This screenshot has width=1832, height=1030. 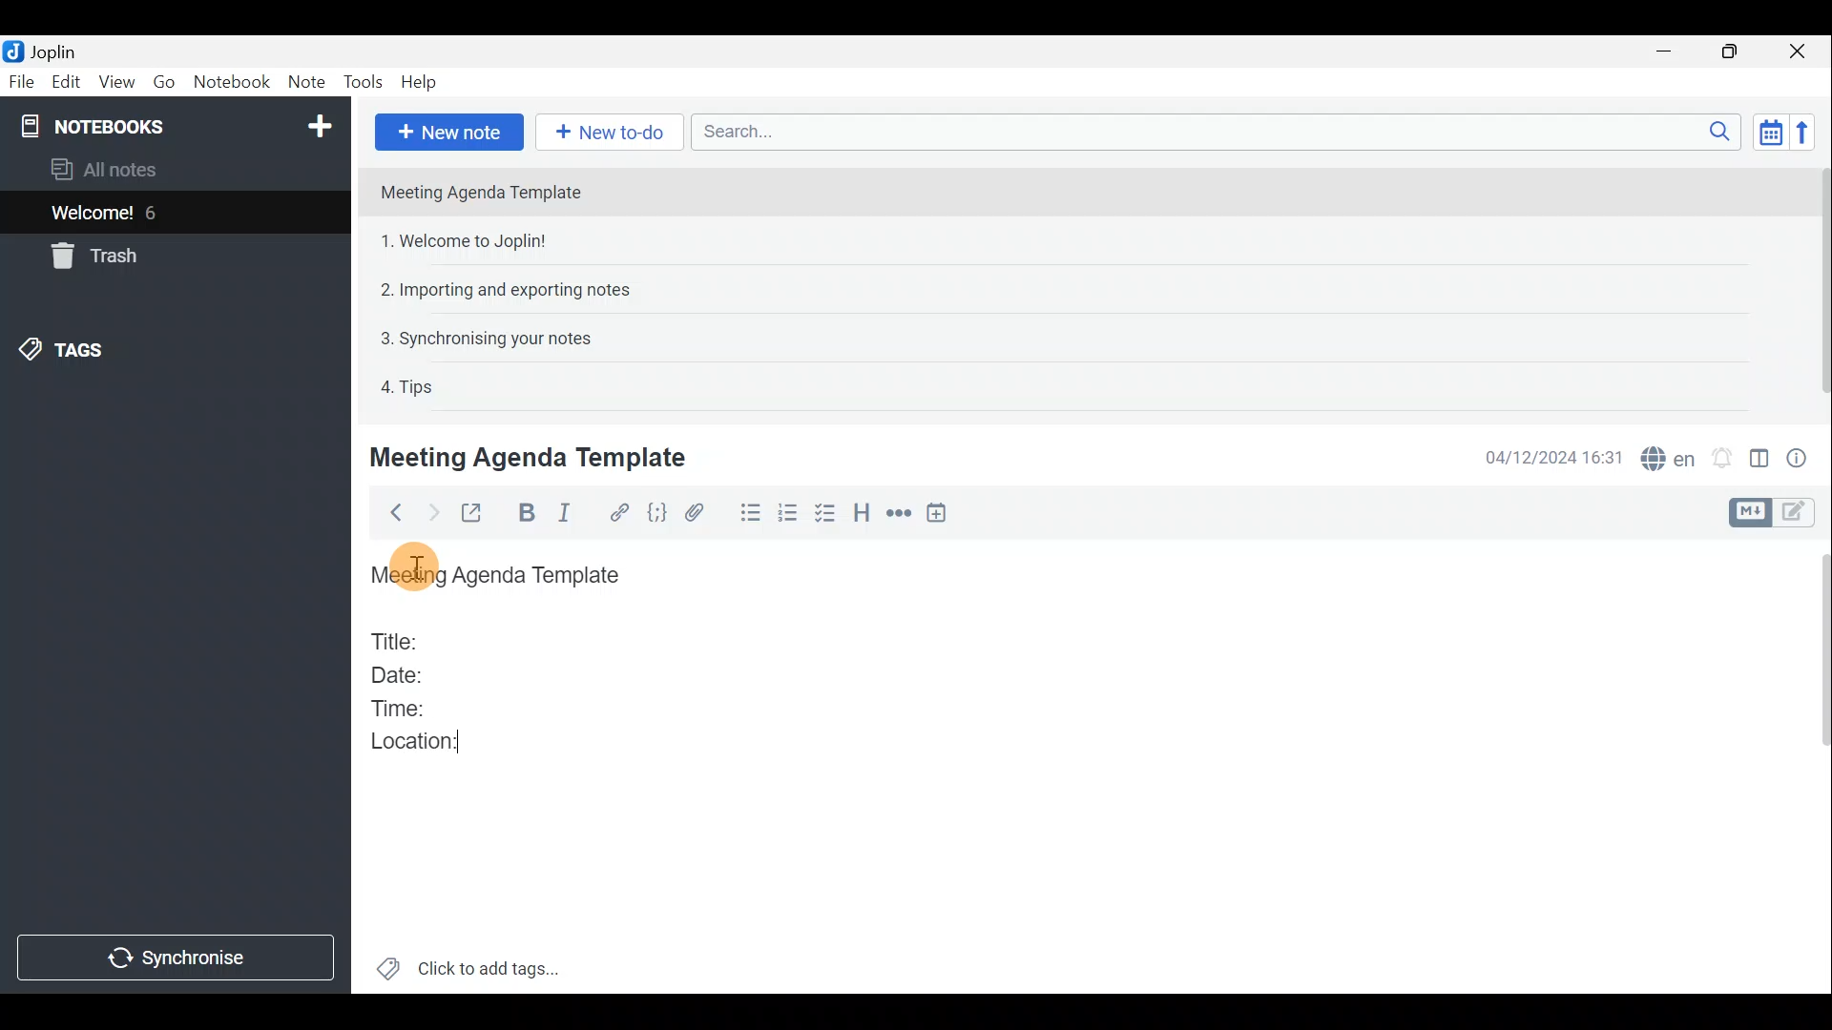 I want to click on Heading, so click(x=861, y=517).